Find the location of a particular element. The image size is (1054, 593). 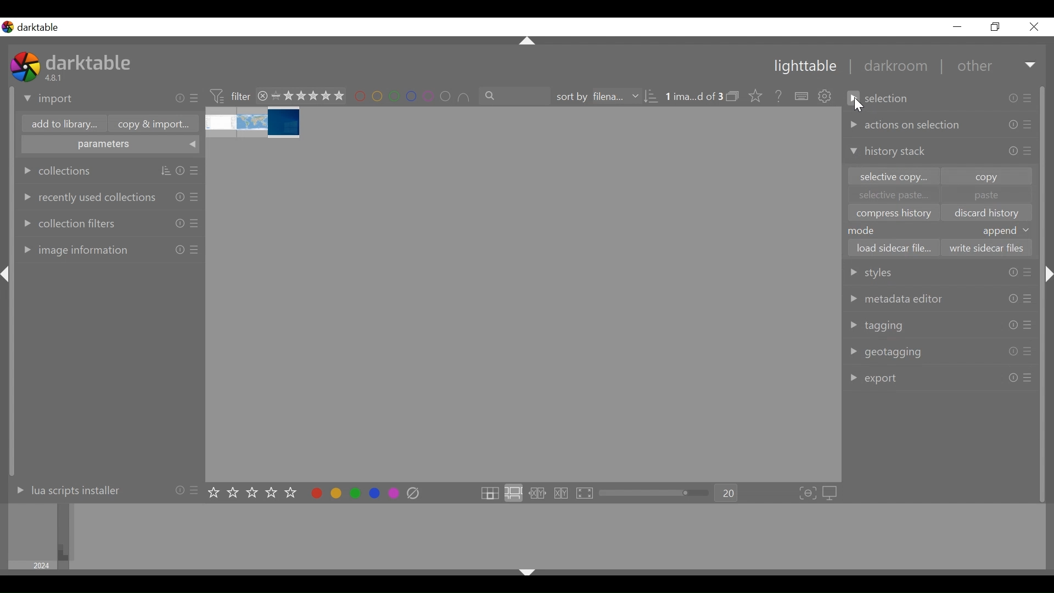

filter is located at coordinates (229, 95).